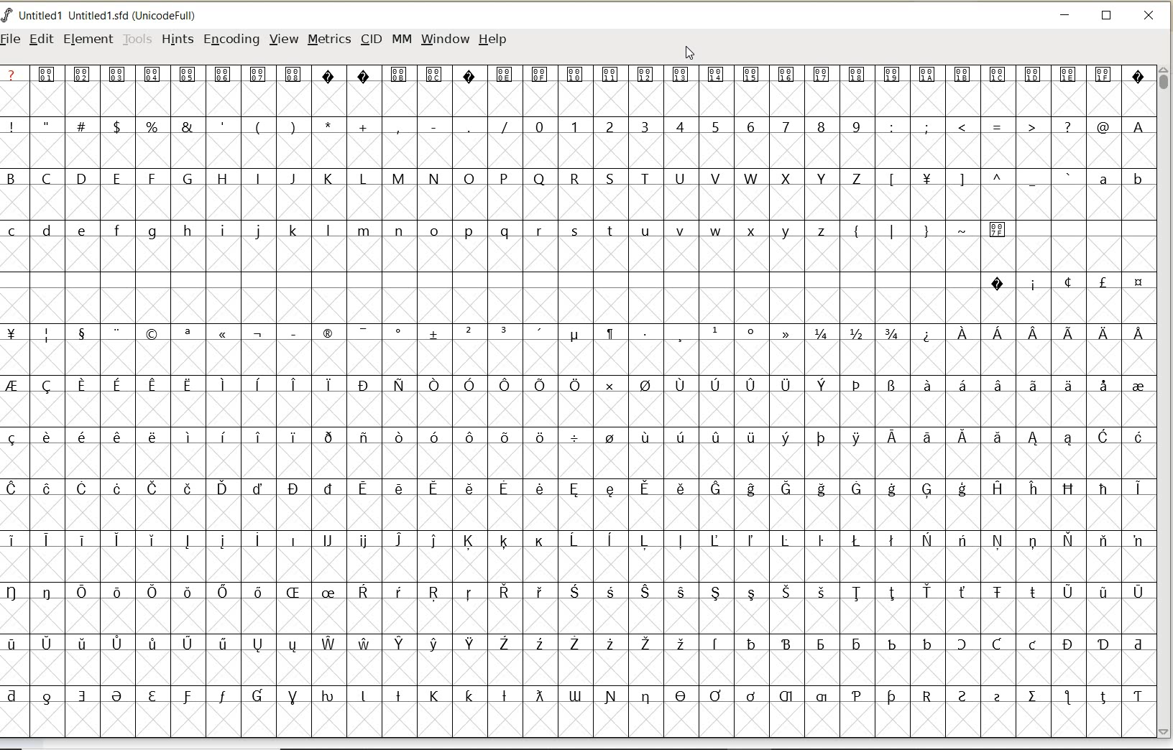 The image size is (1173, 750). Describe the element at coordinates (402, 40) in the screenshot. I see `MM` at that location.